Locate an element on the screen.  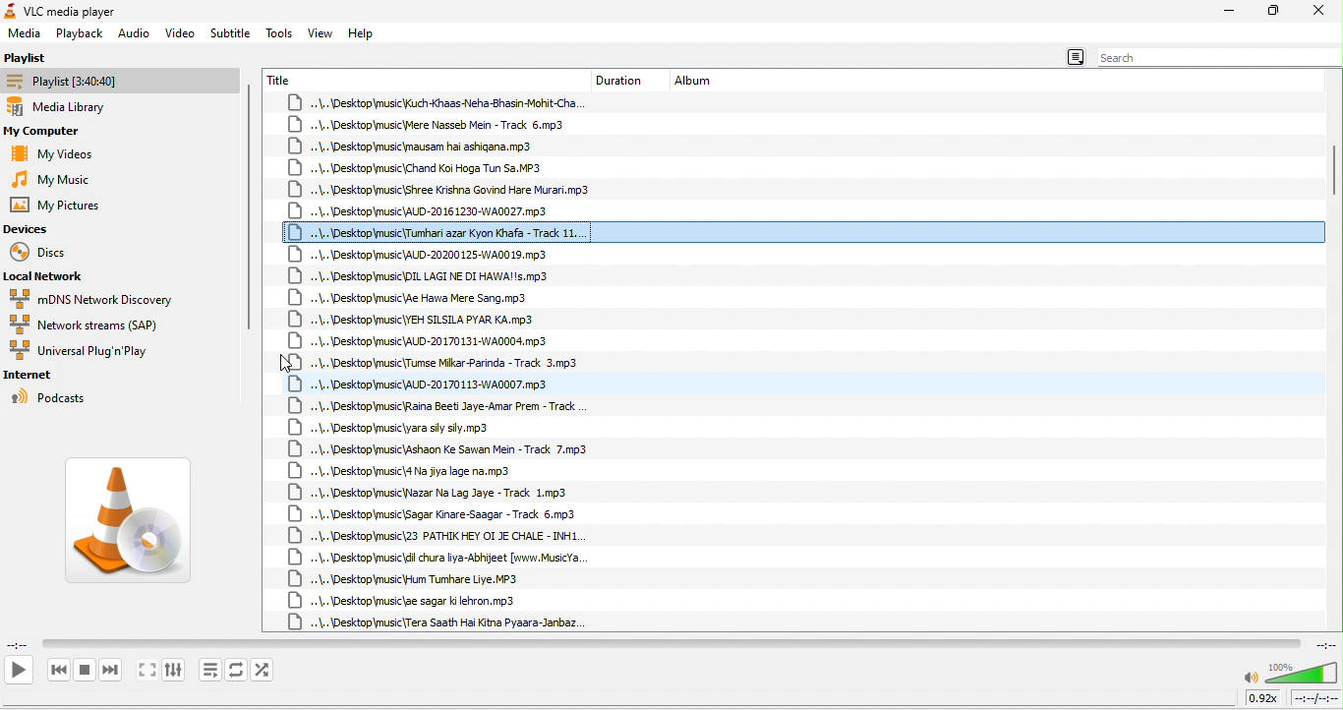
minimize is located at coordinates (1229, 11).